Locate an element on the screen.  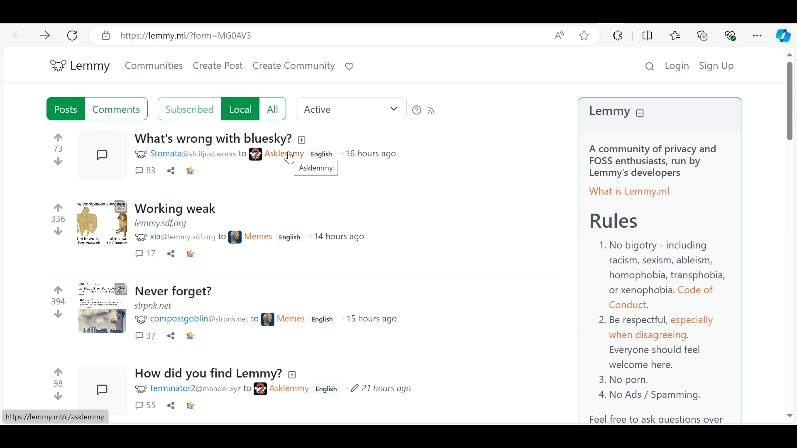
Upvotes and downvotes is located at coordinates (60, 149).